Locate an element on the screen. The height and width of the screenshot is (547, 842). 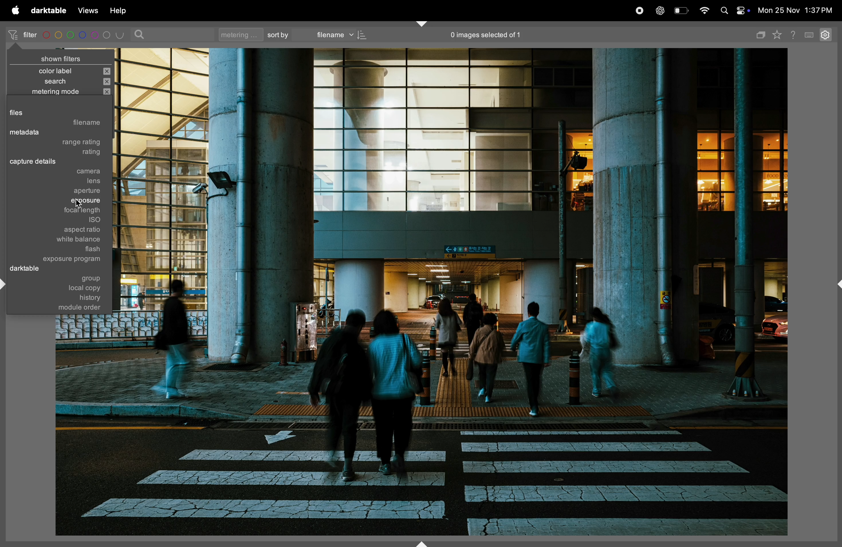
iso is located at coordinates (81, 221).